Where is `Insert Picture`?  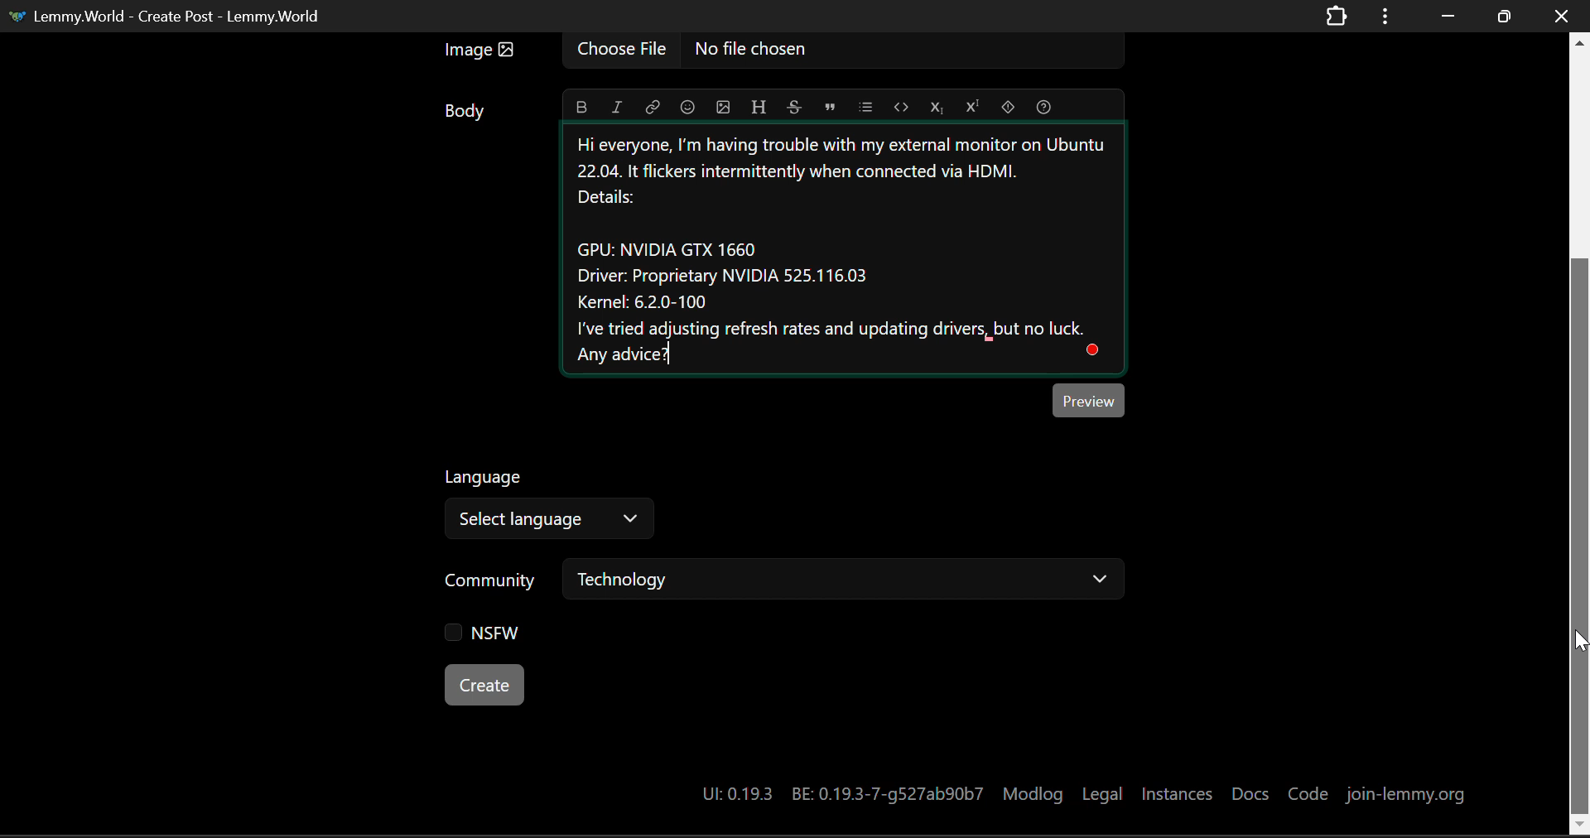
Insert Picture is located at coordinates (721, 104).